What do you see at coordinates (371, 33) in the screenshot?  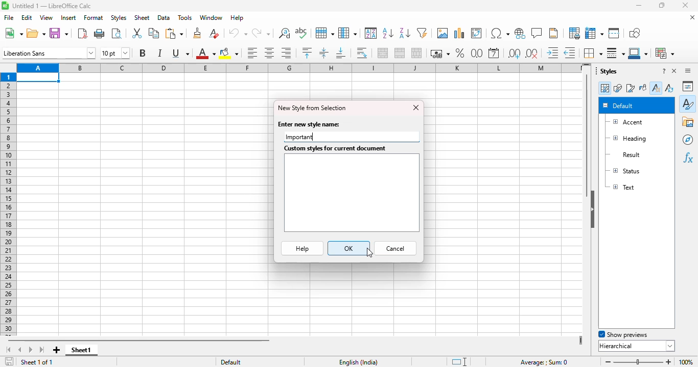 I see `sort` at bounding box center [371, 33].